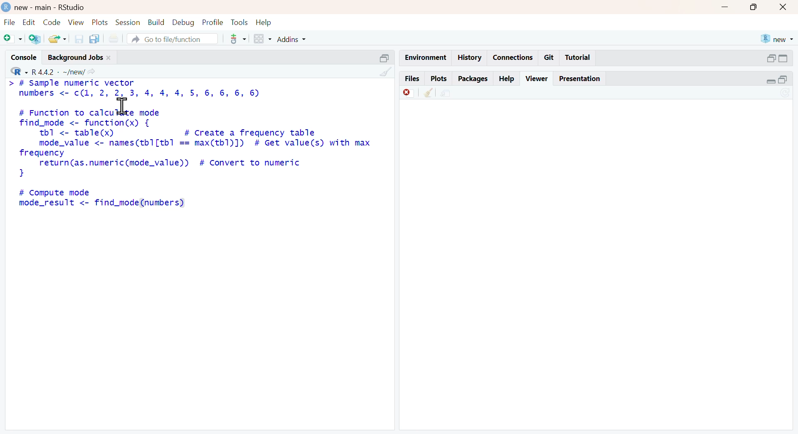 The width and height of the screenshot is (798, 434). Describe the element at coordinates (157, 22) in the screenshot. I see `build` at that location.